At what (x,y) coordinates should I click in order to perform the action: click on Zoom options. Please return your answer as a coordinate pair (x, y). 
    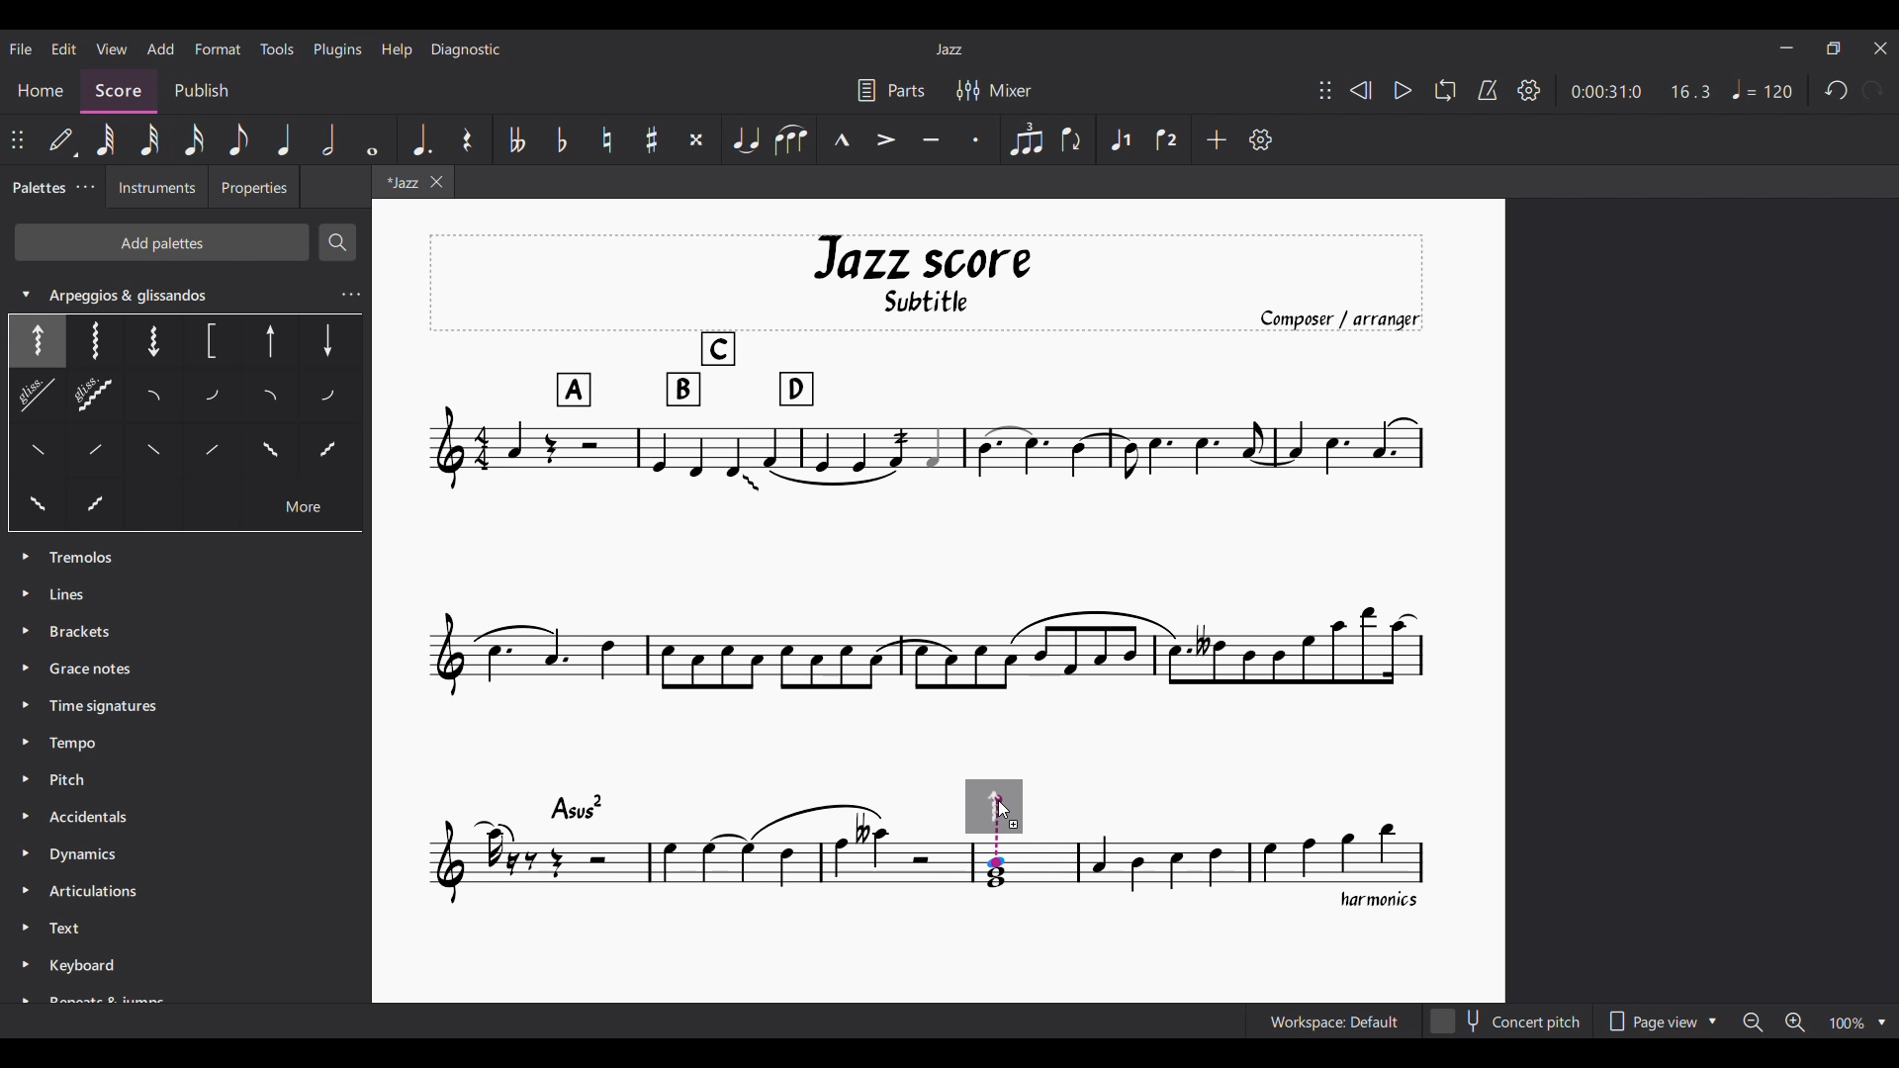
    Looking at the image, I should click on (1815, 1022).